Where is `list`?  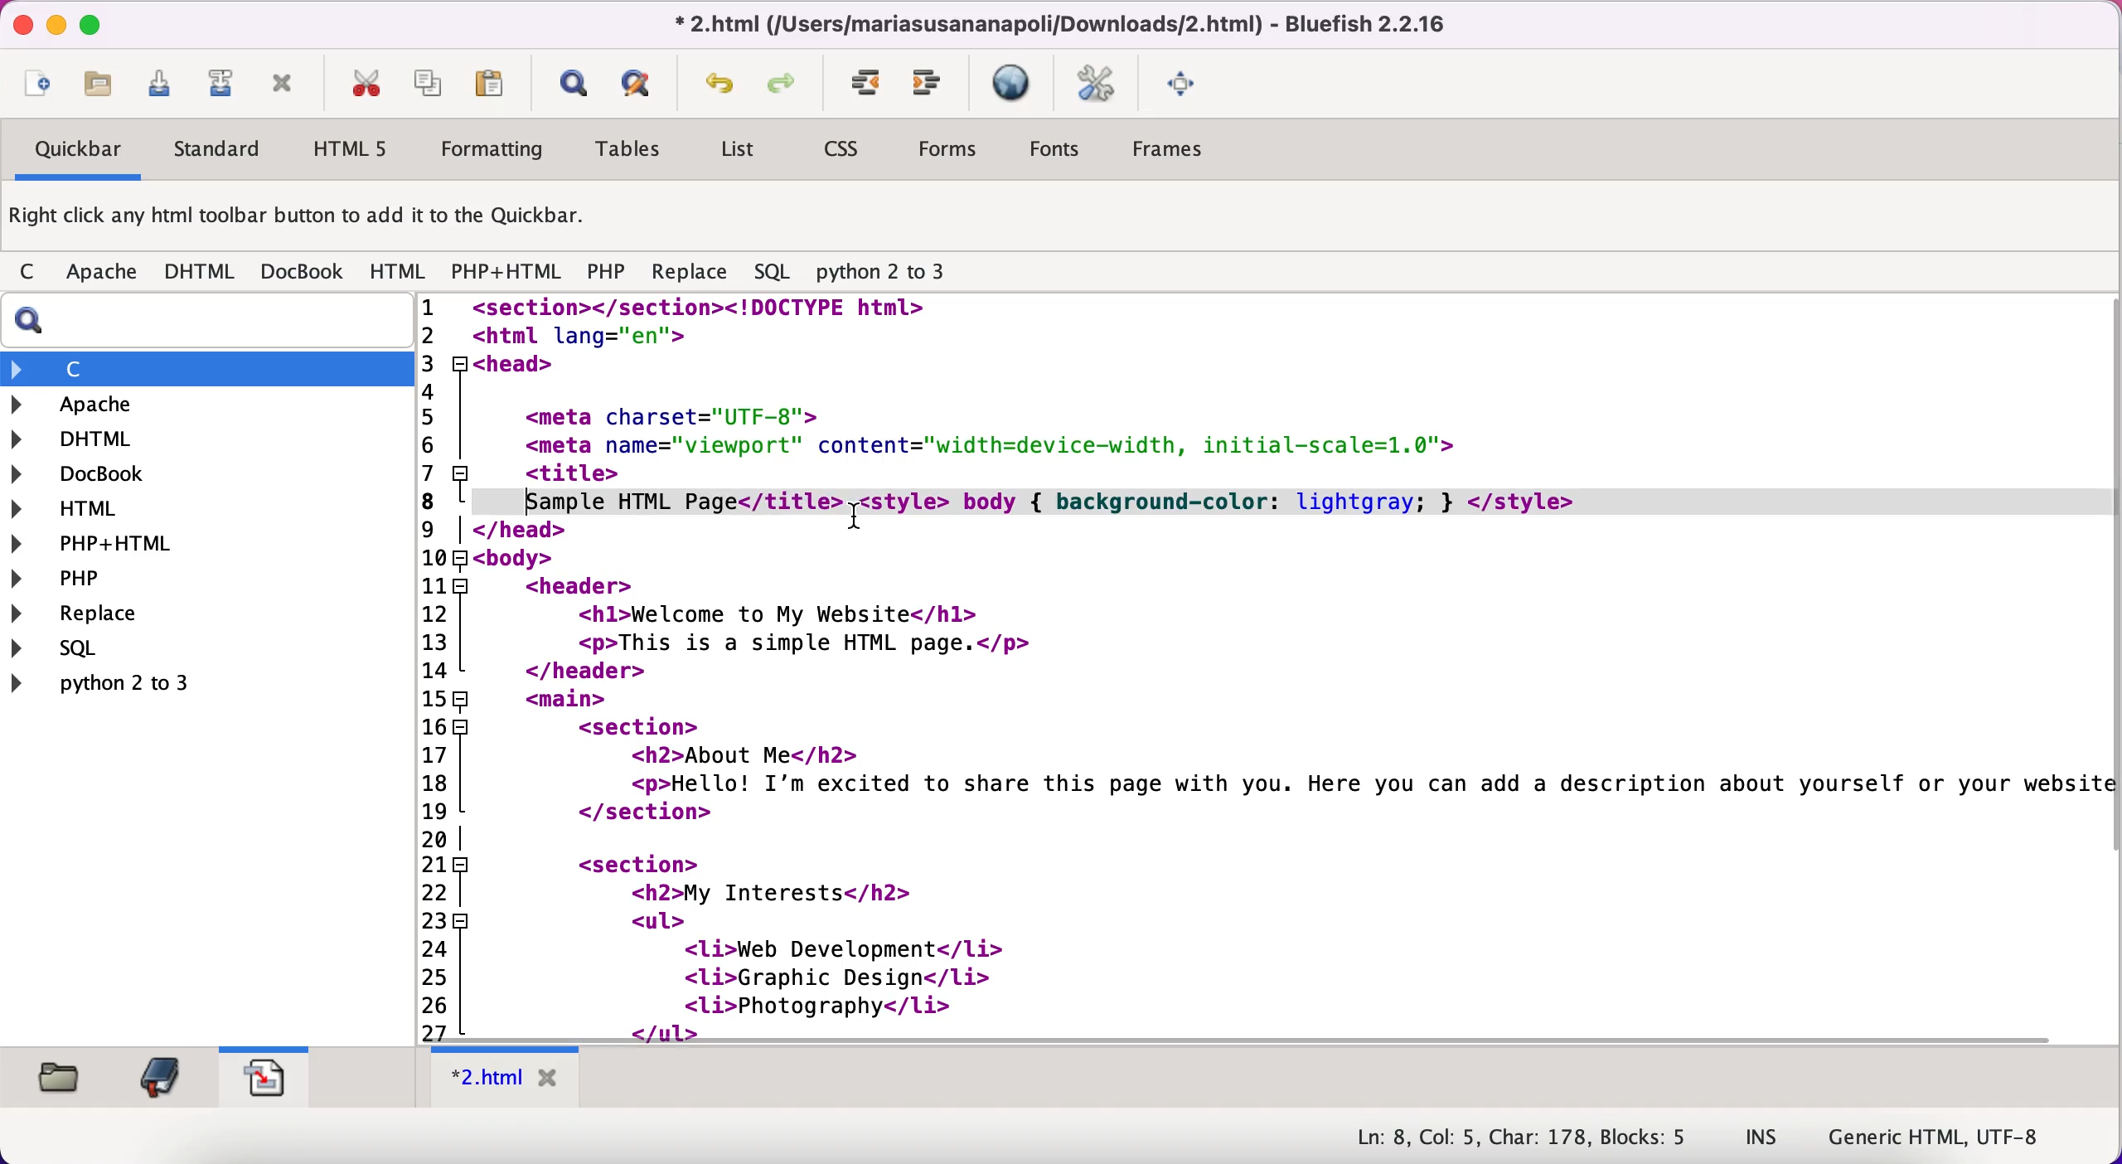
list is located at coordinates (736, 153).